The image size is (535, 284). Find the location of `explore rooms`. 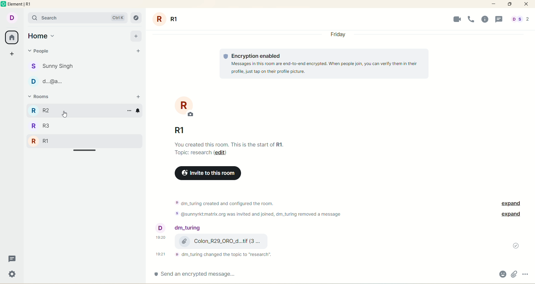

explore rooms is located at coordinates (137, 18).